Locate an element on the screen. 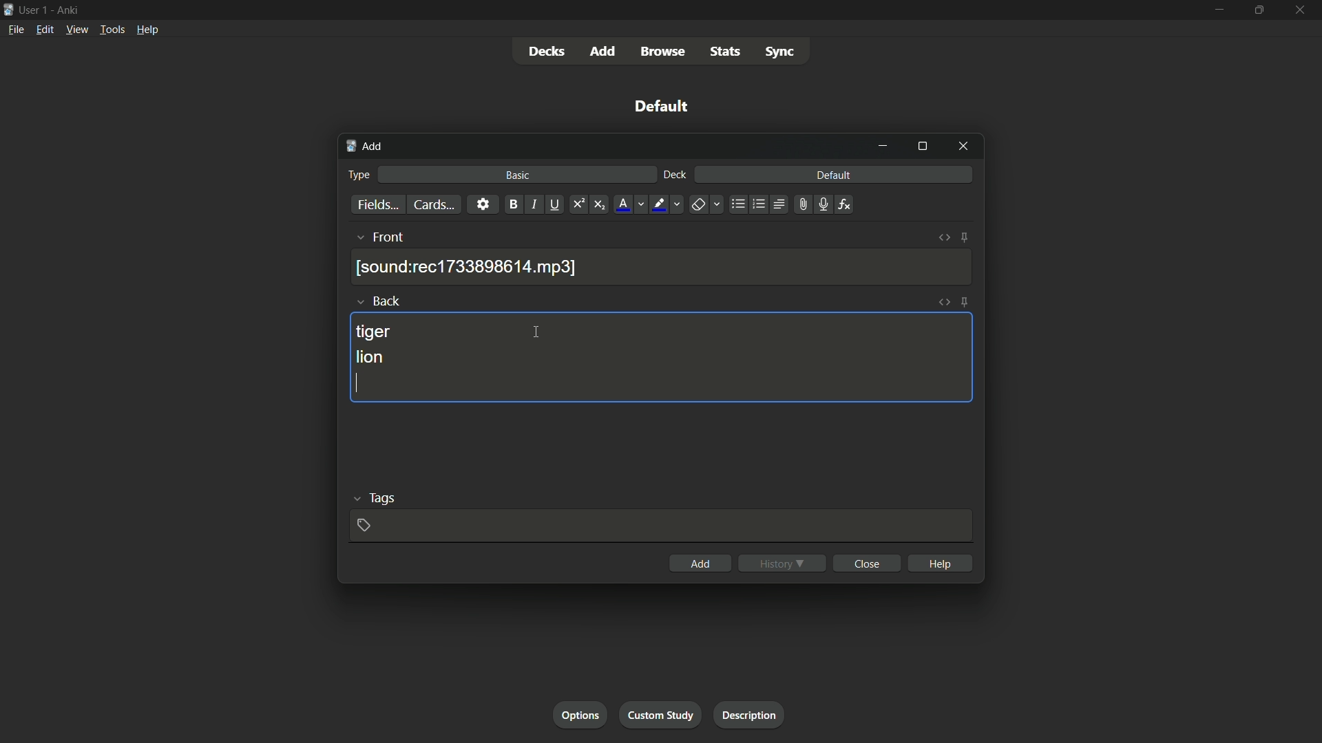  close is located at coordinates (866, 563).